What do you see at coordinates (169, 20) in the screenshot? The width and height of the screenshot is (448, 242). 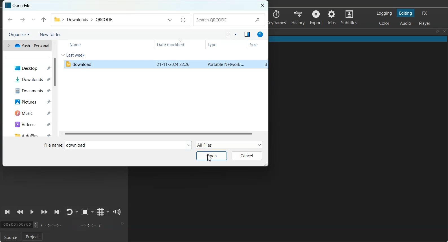 I see `Previous Location` at bounding box center [169, 20].